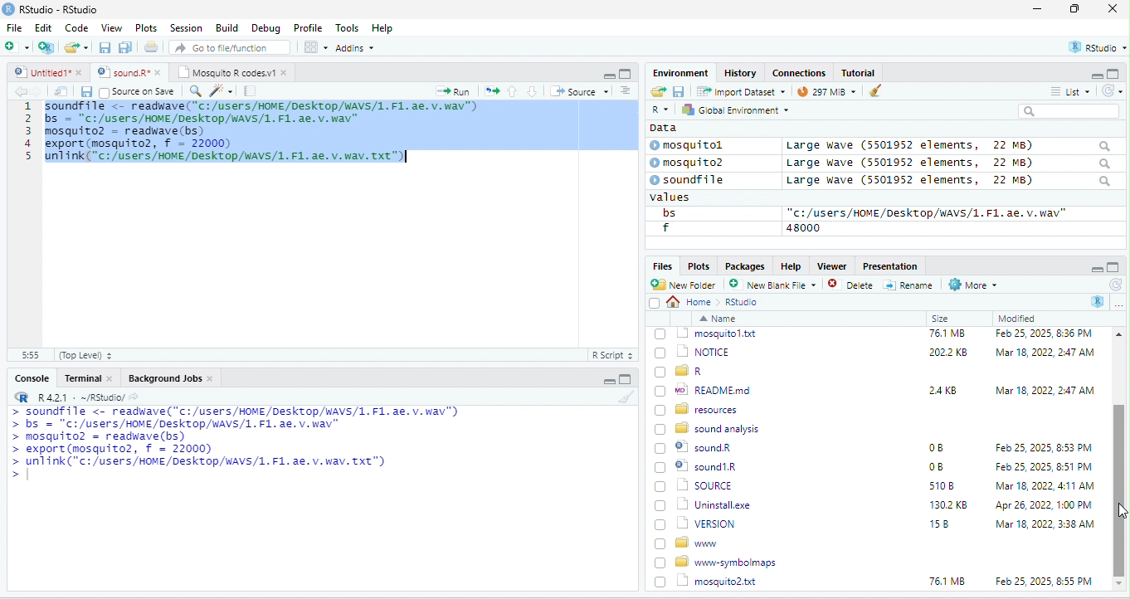 The image size is (1130, 599). Describe the element at coordinates (680, 72) in the screenshot. I see `Environment` at that location.